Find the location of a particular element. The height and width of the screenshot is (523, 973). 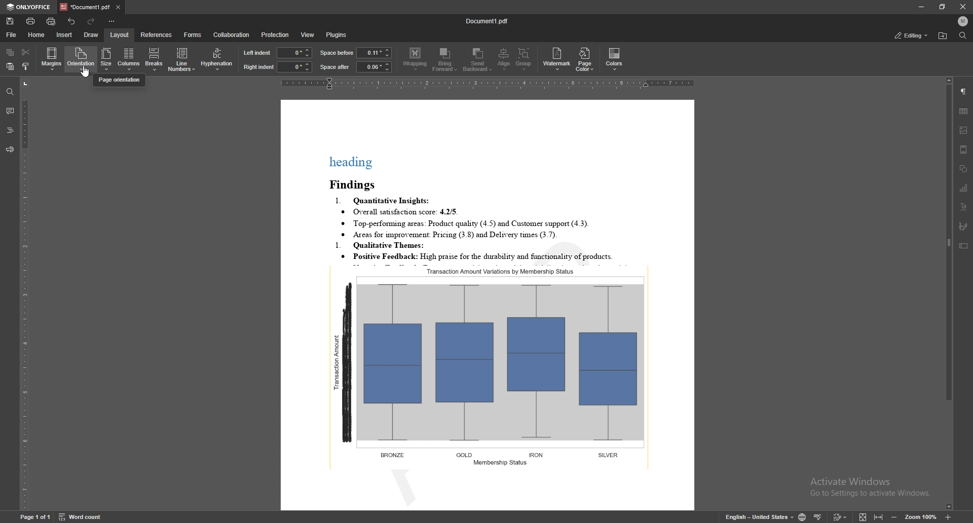

word count is located at coordinates (81, 516).